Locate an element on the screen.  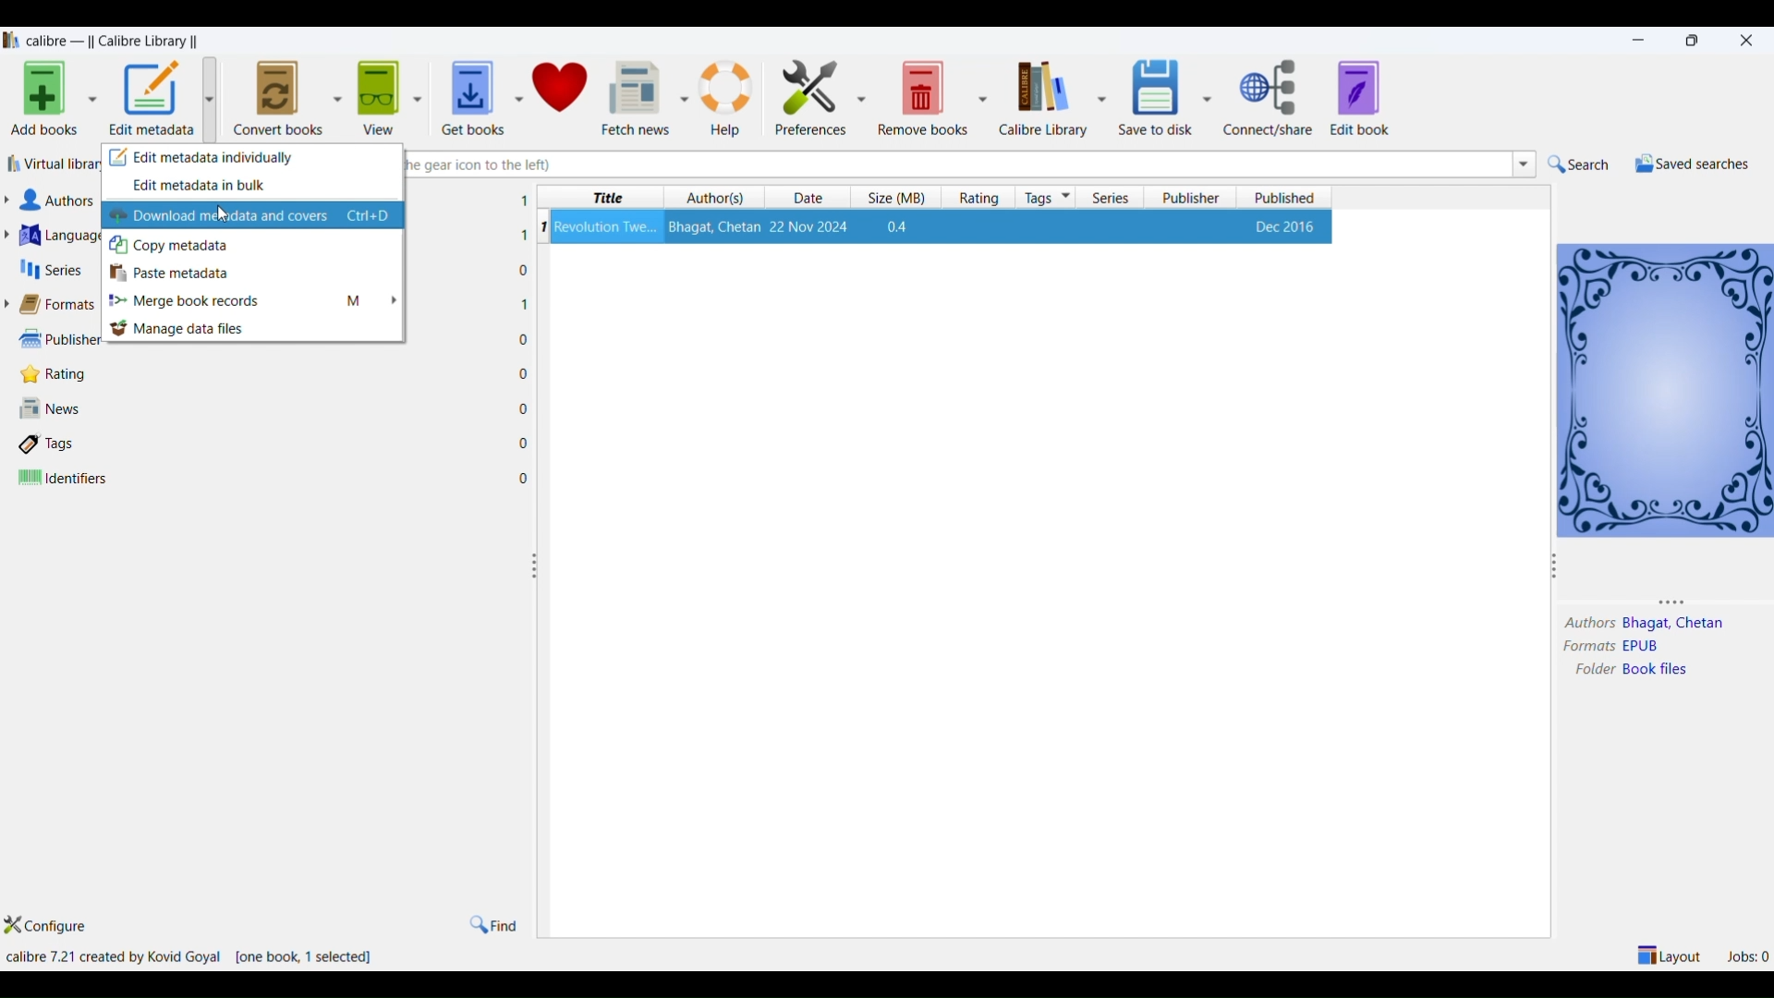
search is located at coordinates (1579, 164).